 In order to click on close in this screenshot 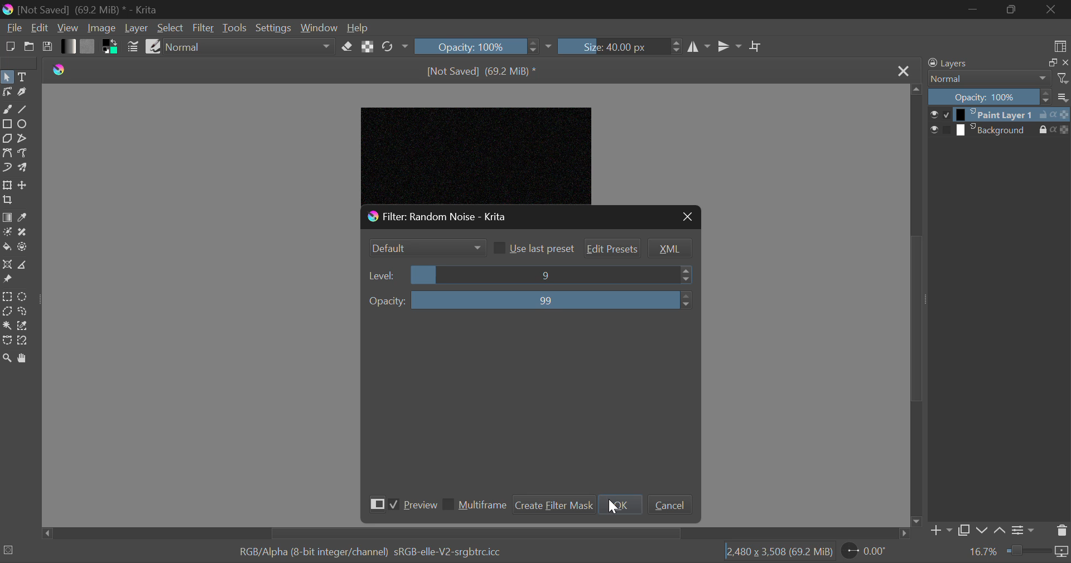, I will do `click(1064, 63)`.